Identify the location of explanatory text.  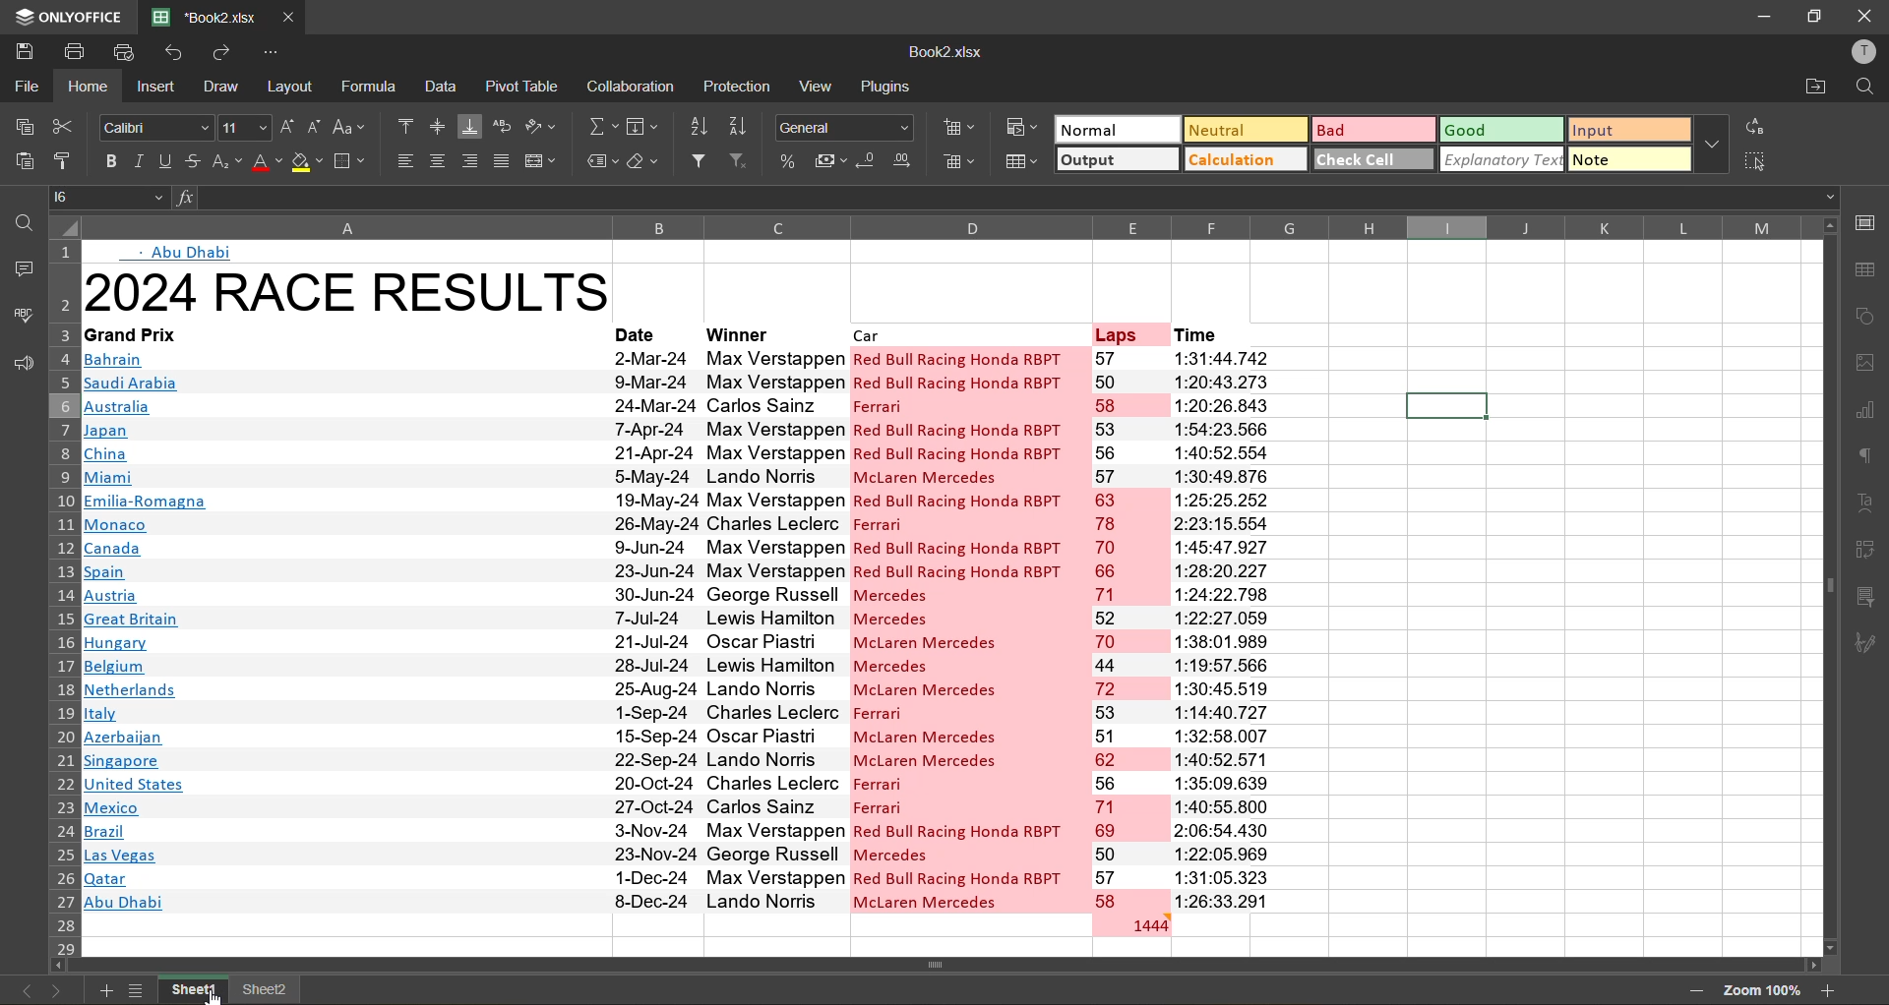
(1498, 159).